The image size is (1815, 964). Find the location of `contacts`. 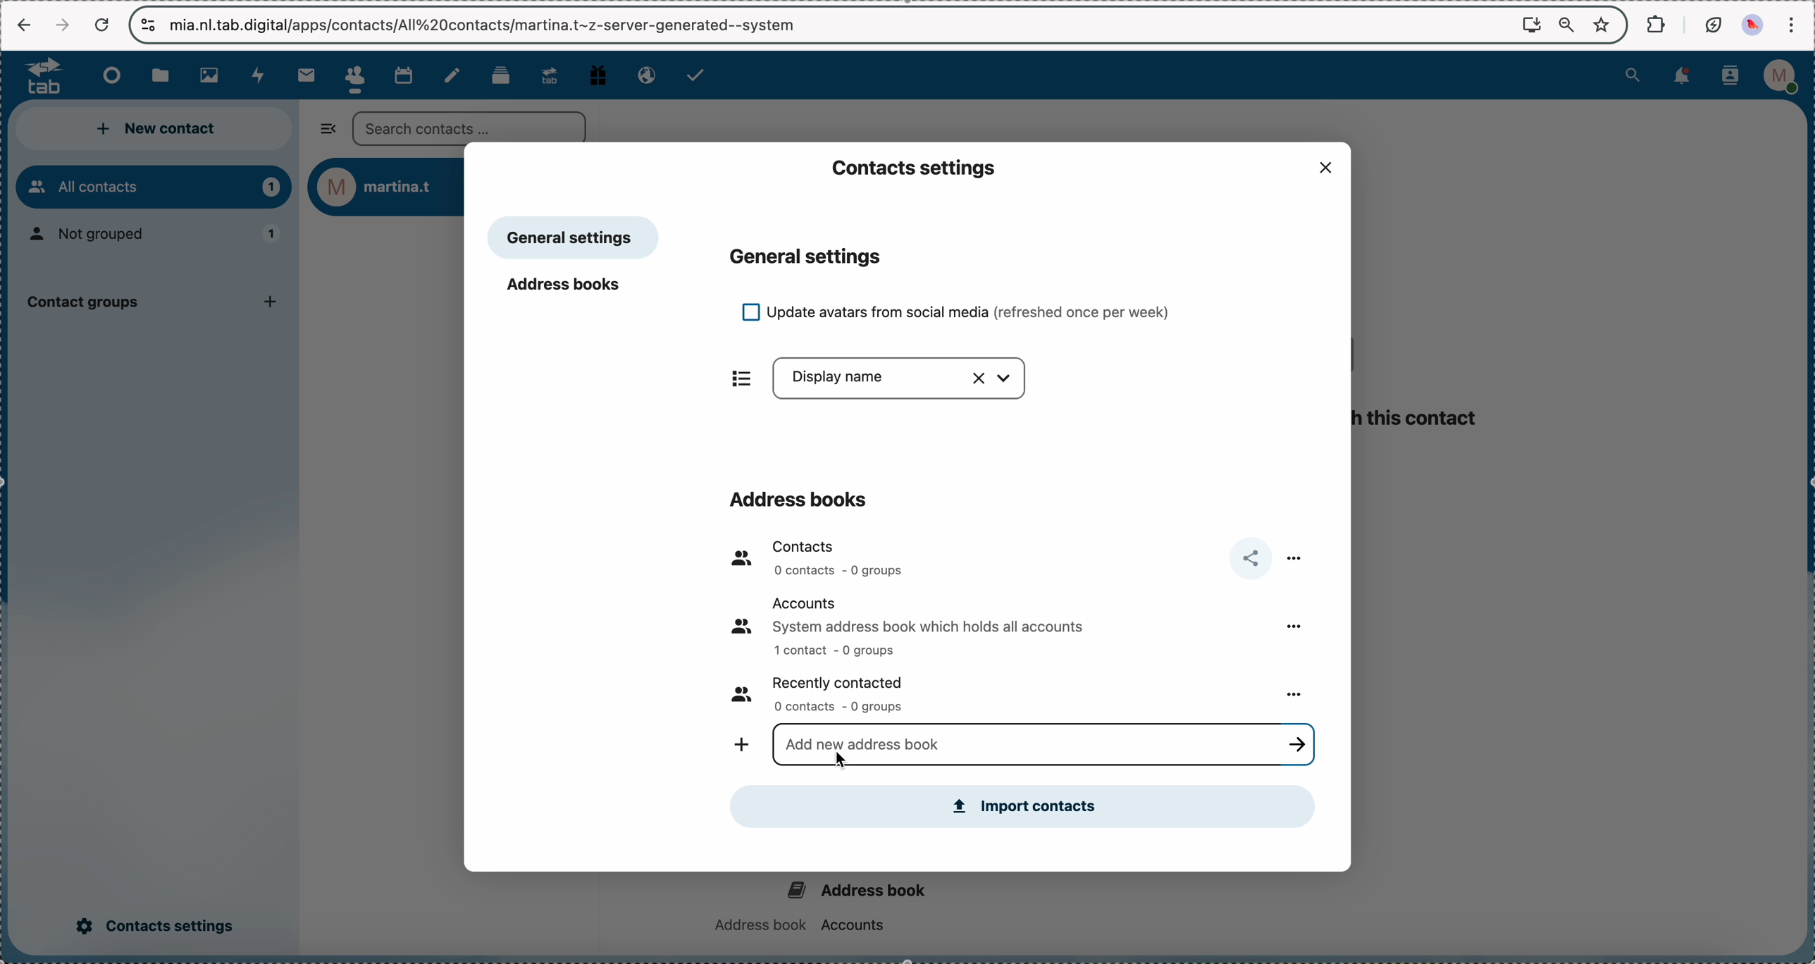

contacts is located at coordinates (1728, 77).